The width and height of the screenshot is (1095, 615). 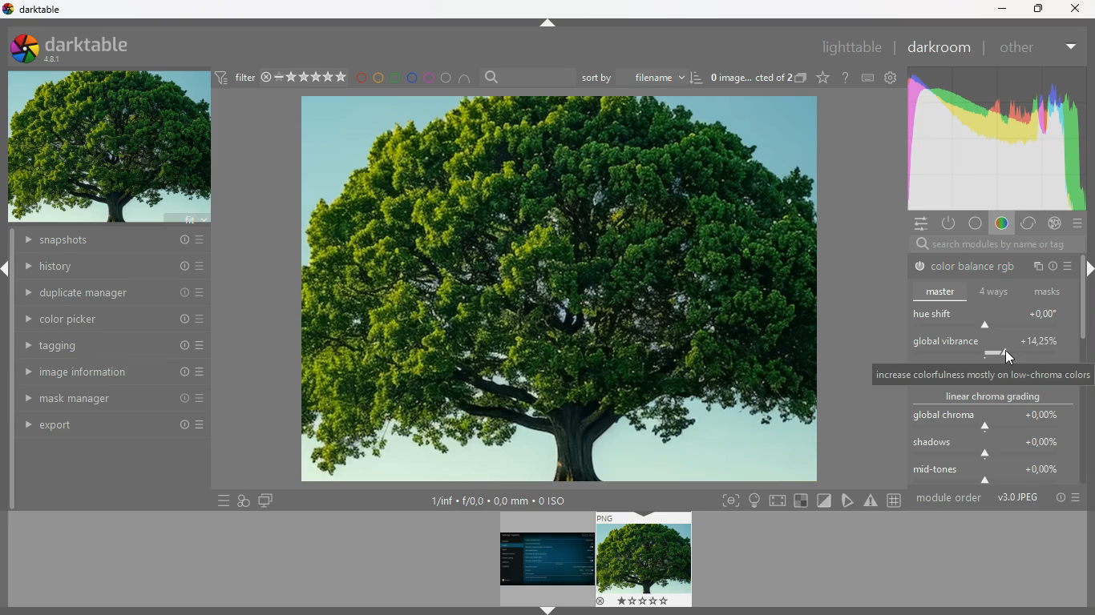 I want to click on mask manager, so click(x=113, y=397).